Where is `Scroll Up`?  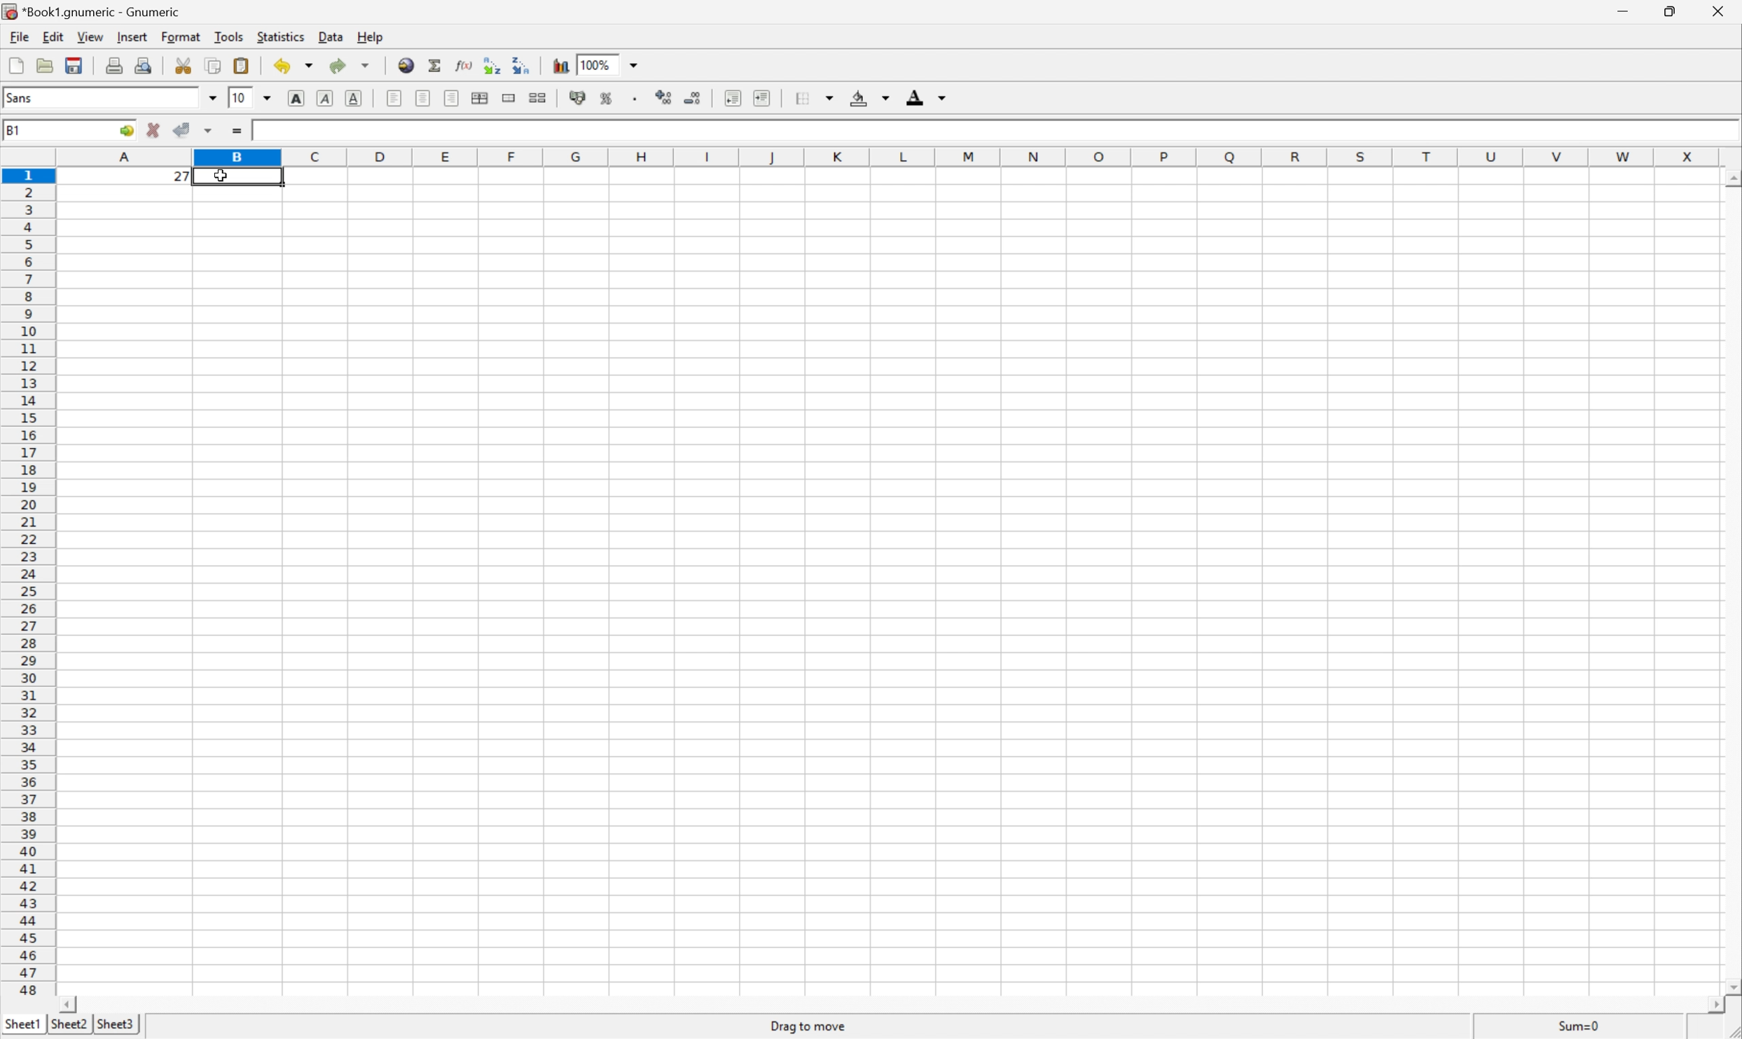
Scroll Up is located at coordinates (1731, 181).